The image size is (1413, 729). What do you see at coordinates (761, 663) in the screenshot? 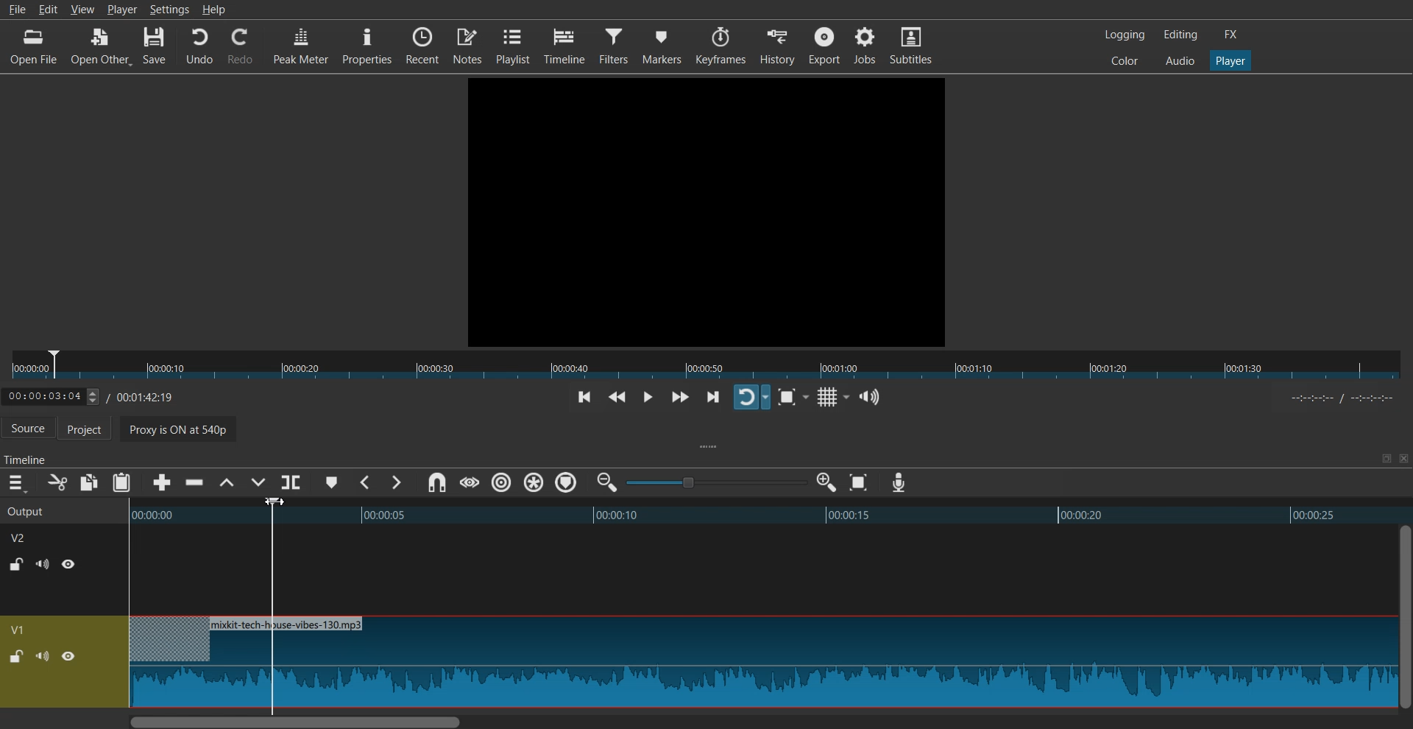
I see `Audio waveform` at bounding box center [761, 663].